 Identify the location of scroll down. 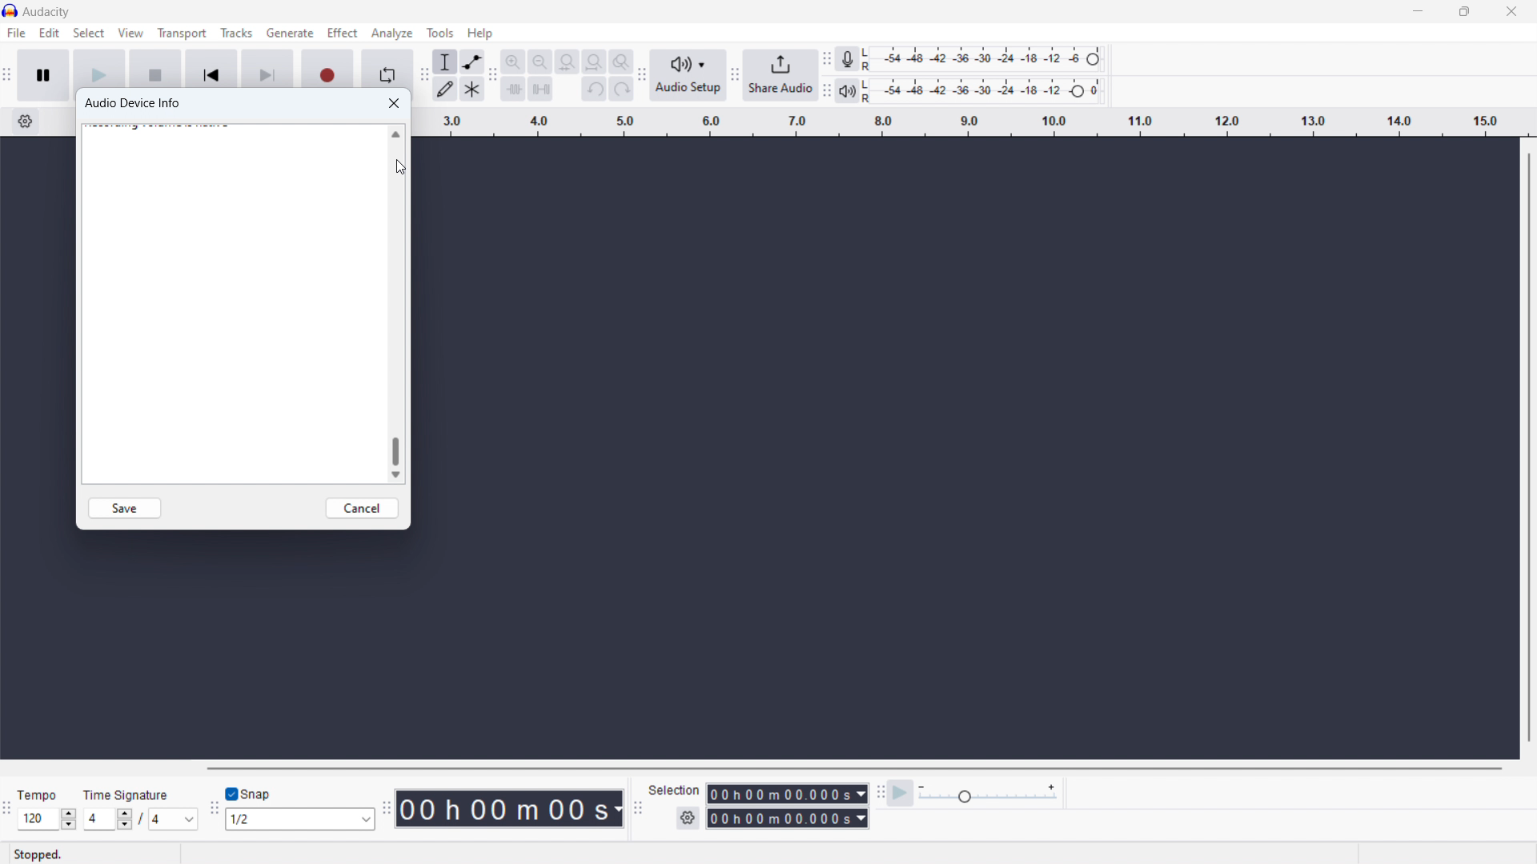
(395, 475).